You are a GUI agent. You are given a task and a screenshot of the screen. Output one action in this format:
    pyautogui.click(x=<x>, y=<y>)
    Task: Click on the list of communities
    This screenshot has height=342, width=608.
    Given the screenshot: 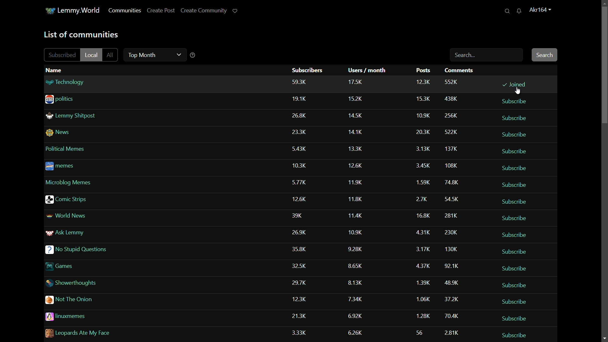 What is the action you would take?
    pyautogui.click(x=81, y=34)
    